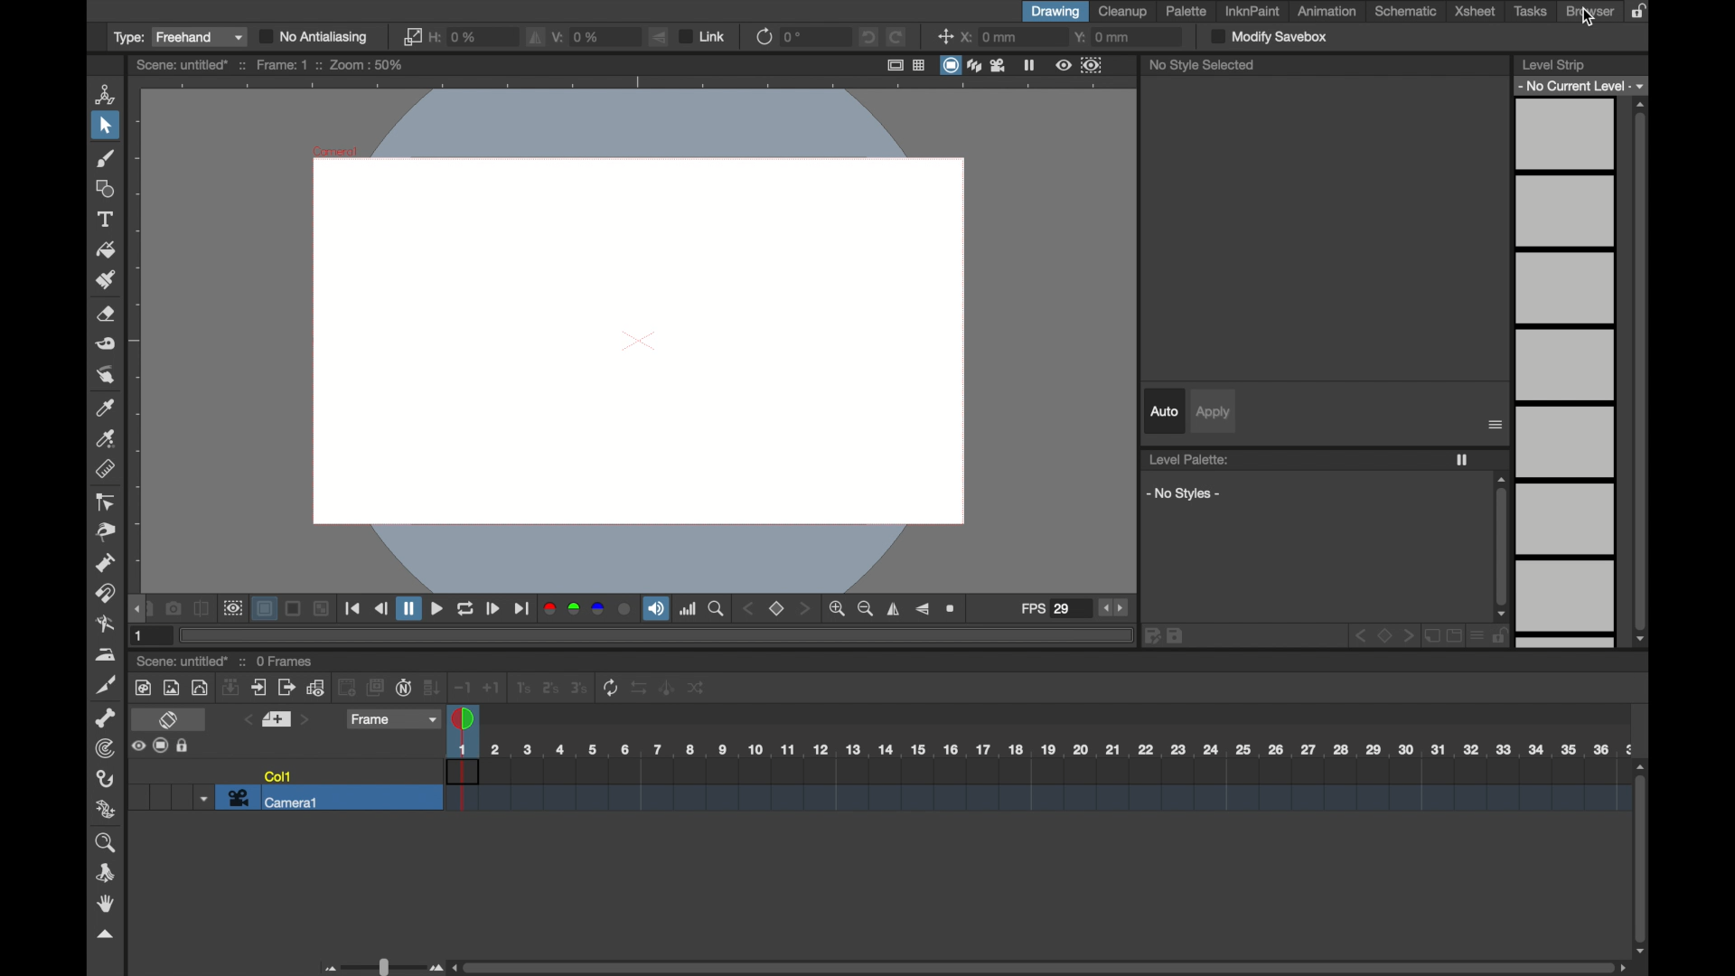 Image resolution: width=1735 pixels, height=976 pixels. I want to click on menu, so click(1478, 636).